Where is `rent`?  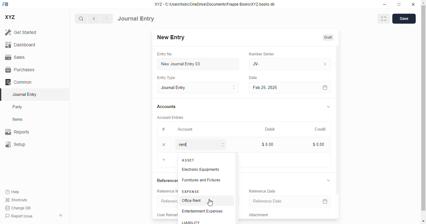
rent is located at coordinates (201, 145).